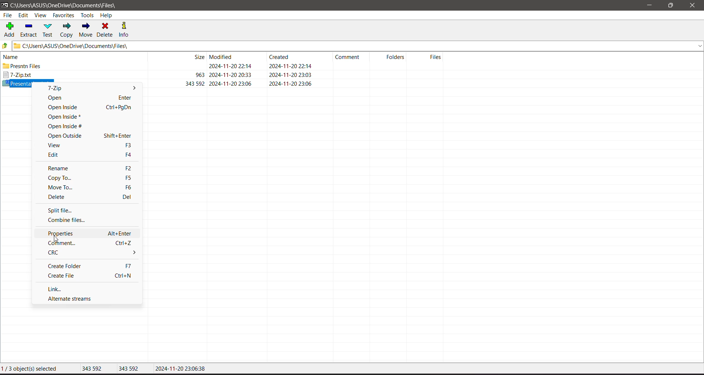 The width and height of the screenshot is (704, 375). Describe the element at coordinates (73, 299) in the screenshot. I see `Alternate streams` at that location.